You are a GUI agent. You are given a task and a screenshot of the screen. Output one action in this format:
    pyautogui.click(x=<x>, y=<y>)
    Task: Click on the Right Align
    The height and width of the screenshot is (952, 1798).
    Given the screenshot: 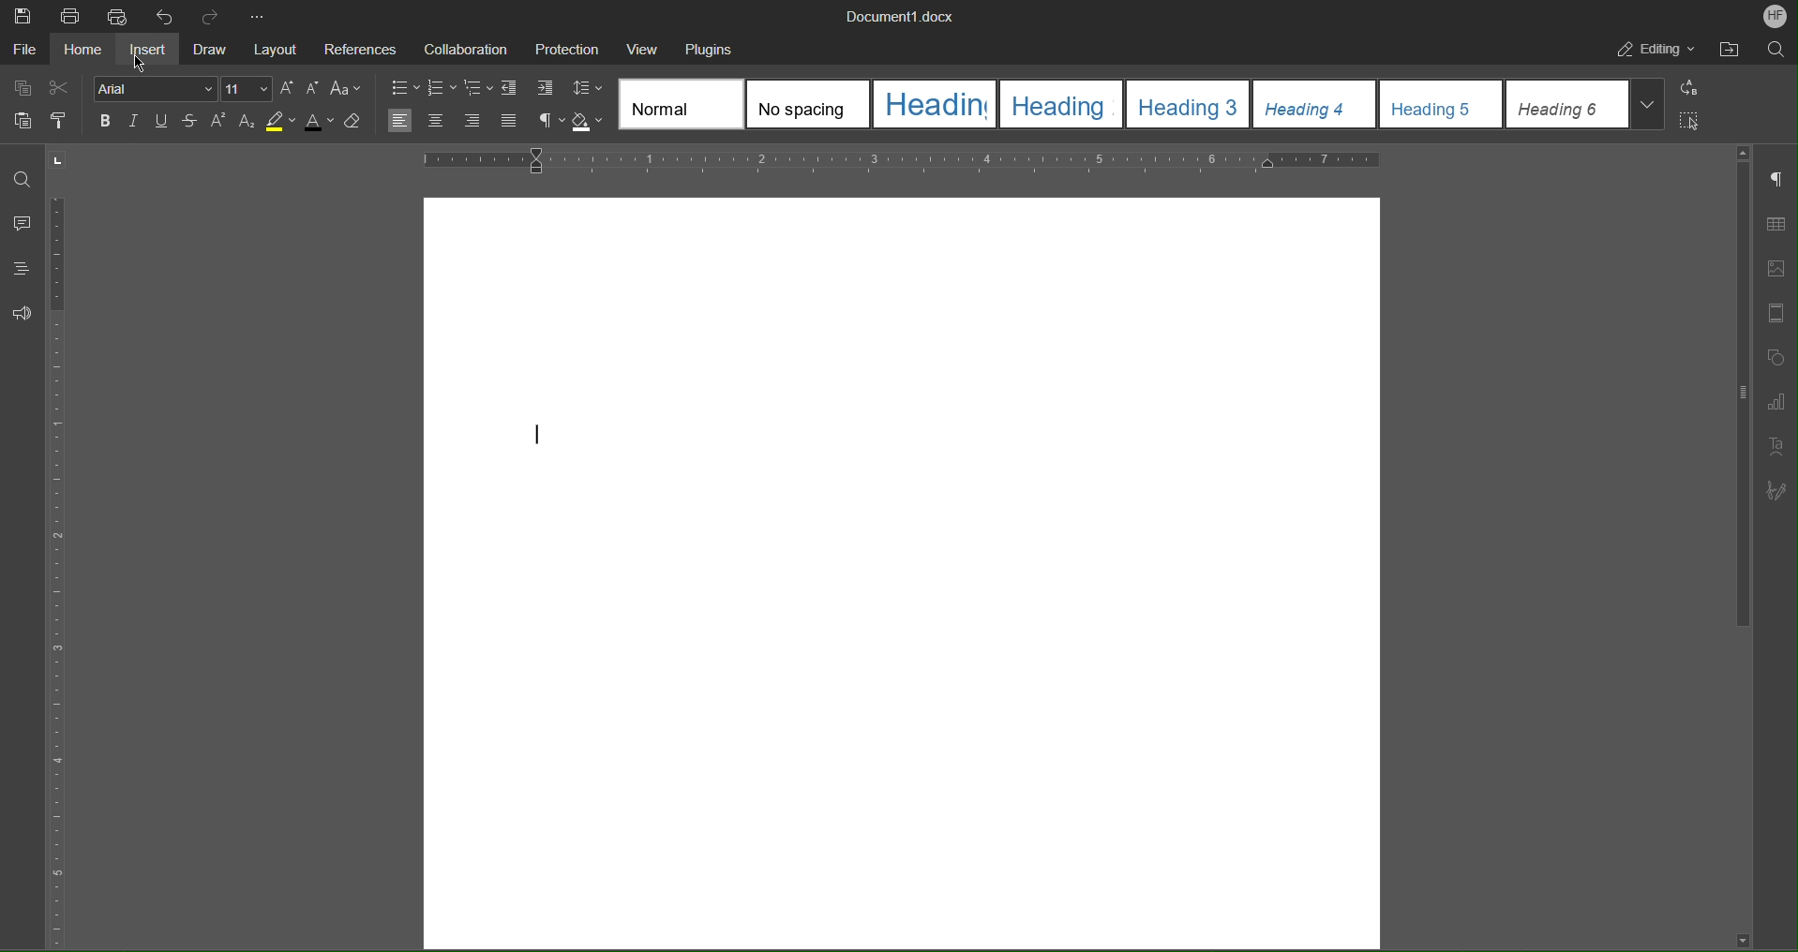 What is the action you would take?
    pyautogui.click(x=472, y=122)
    